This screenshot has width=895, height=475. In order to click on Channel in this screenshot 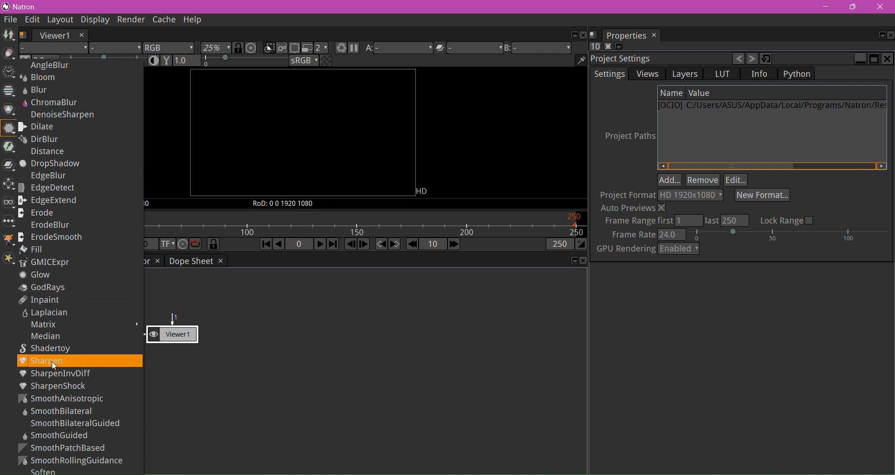, I will do `click(9, 91)`.